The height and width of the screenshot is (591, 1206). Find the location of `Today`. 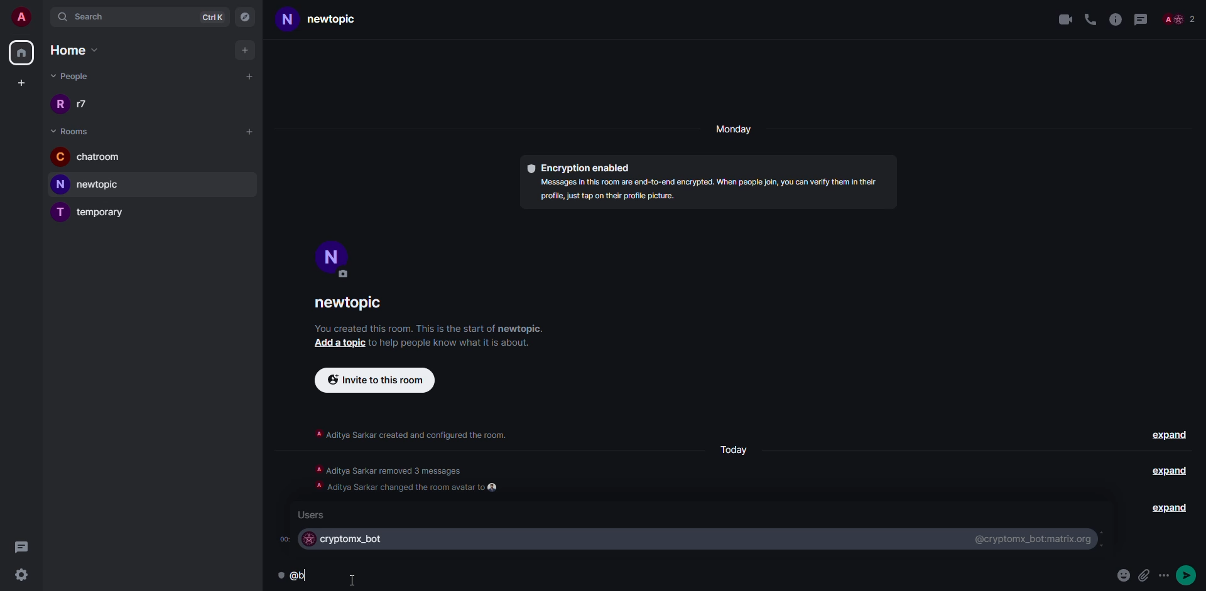

Today is located at coordinates (732, 450).